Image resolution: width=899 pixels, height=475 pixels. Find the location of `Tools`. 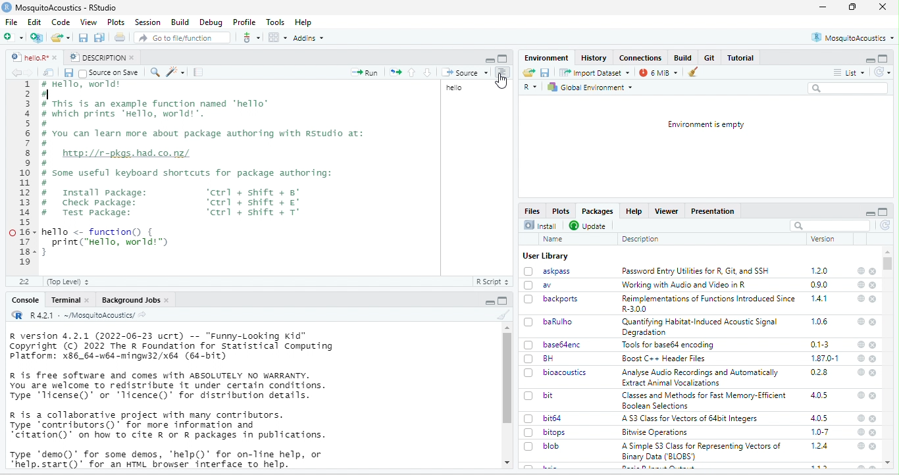

Tools is located at coordinates (276, 22).